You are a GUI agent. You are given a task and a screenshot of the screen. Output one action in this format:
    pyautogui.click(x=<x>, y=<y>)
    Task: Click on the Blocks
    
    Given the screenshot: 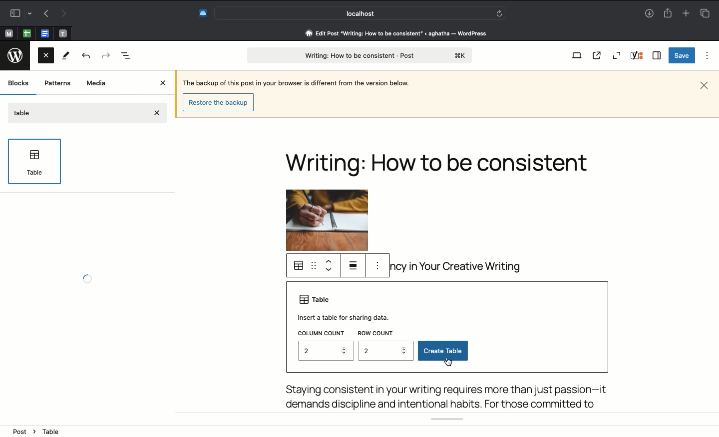 What is the action you would take?
    pyautogui.click(x=19, y=83)
    